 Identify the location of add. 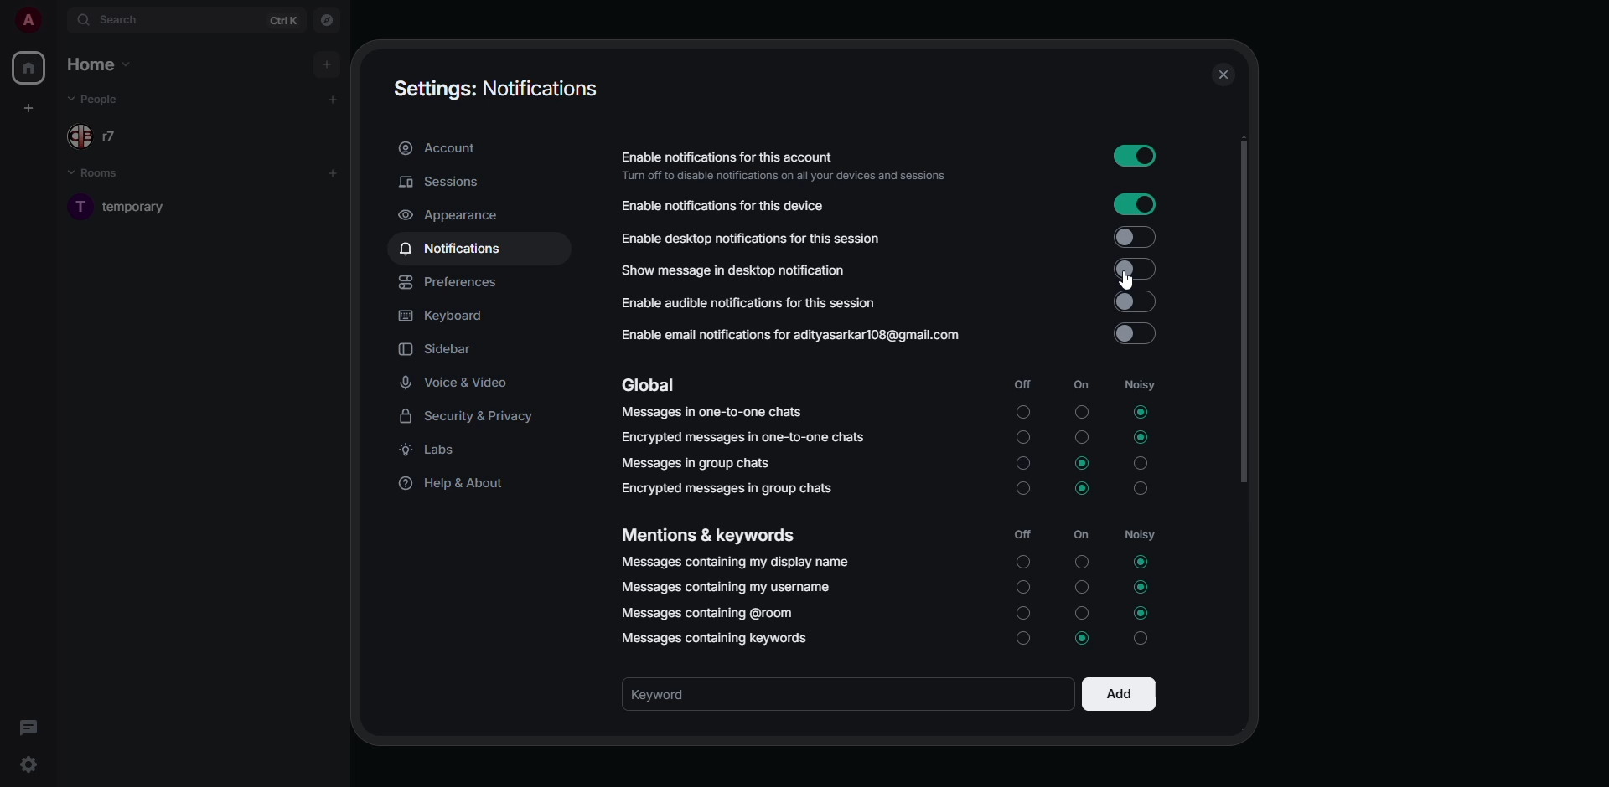
(327, 64).